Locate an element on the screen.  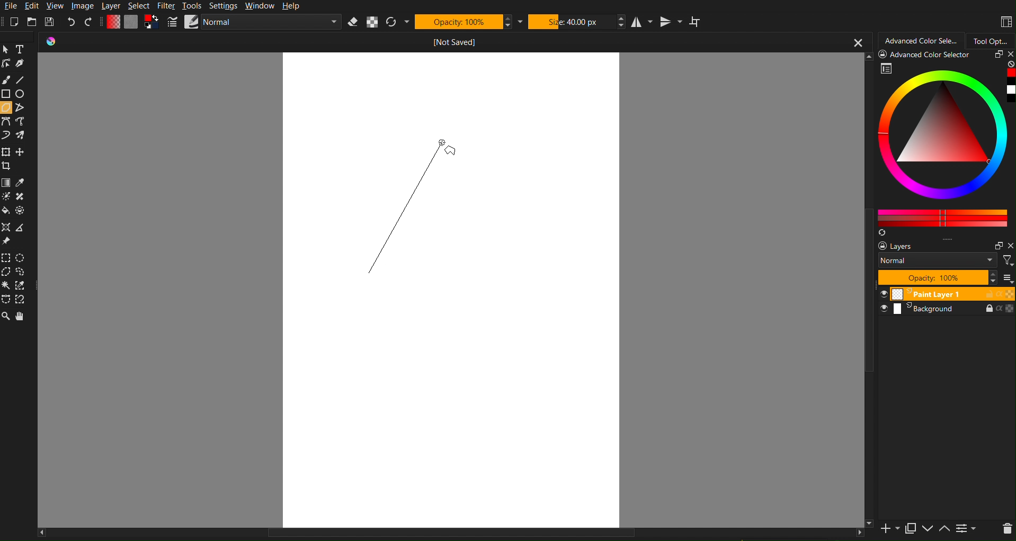
blend mode is located at coordinates (939, 262).